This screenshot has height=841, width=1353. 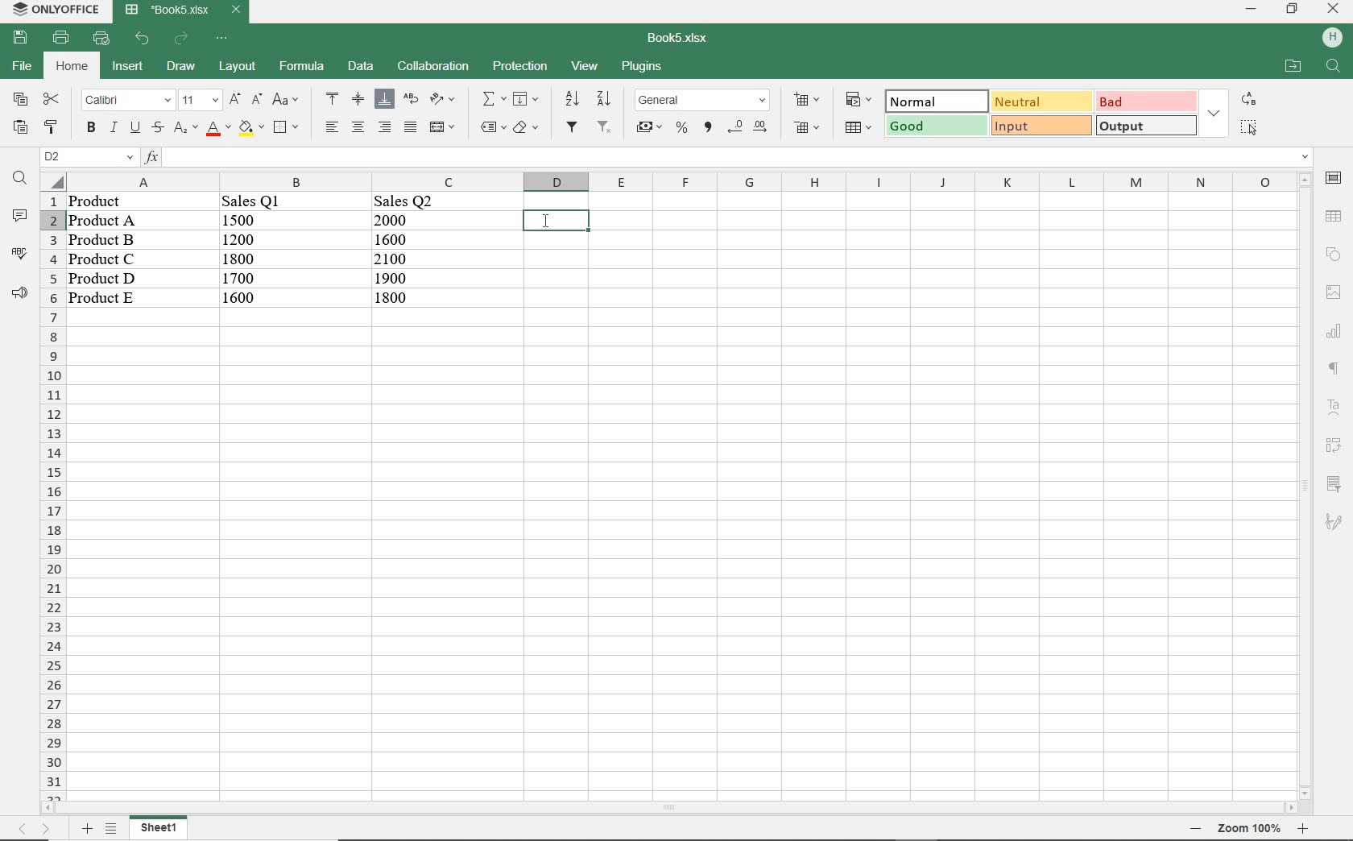 What do you see at coordinates (1334, 215) in the screenshot?
I see `table` at bounding box center [1334, 215].